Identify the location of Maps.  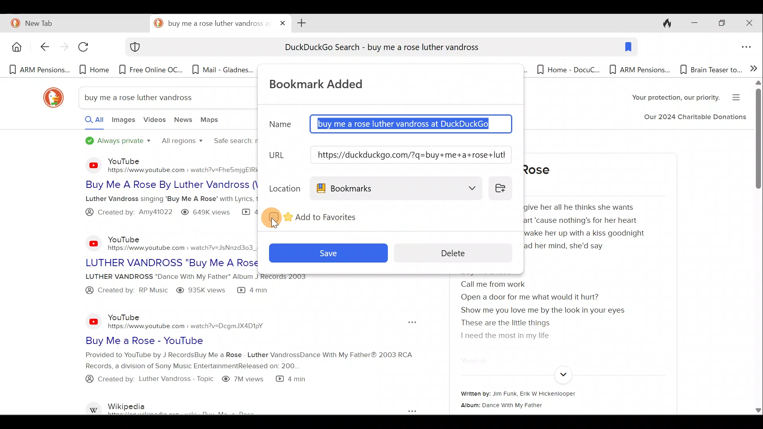
(212, 121).